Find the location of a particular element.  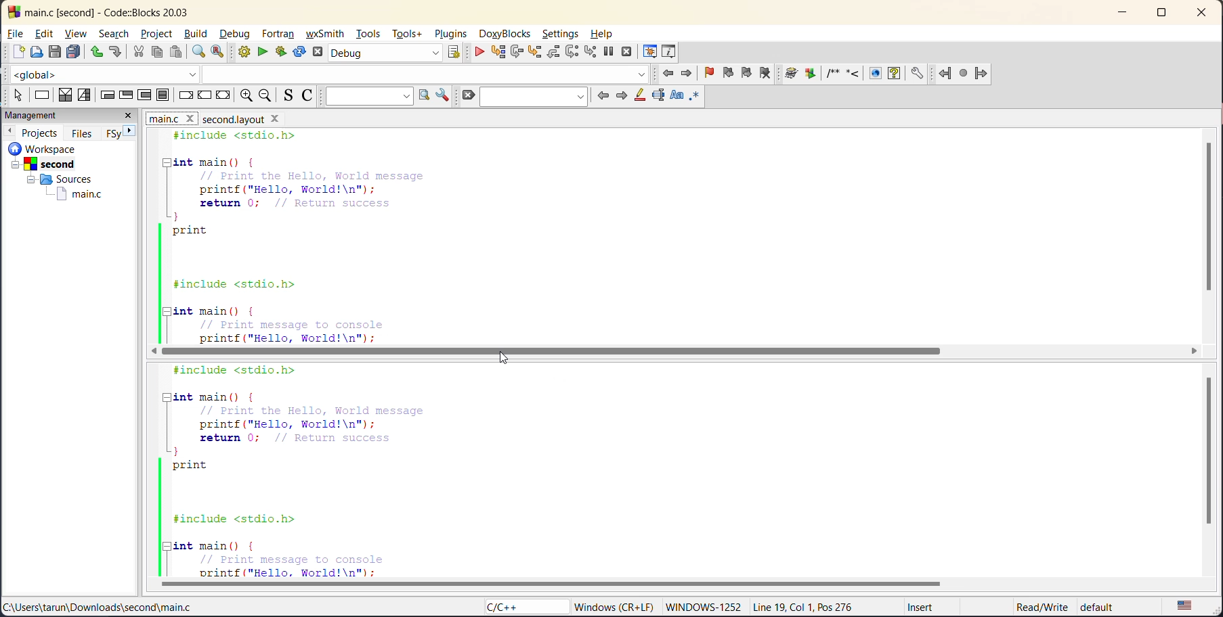

build target is located at coordinates (383, 53).